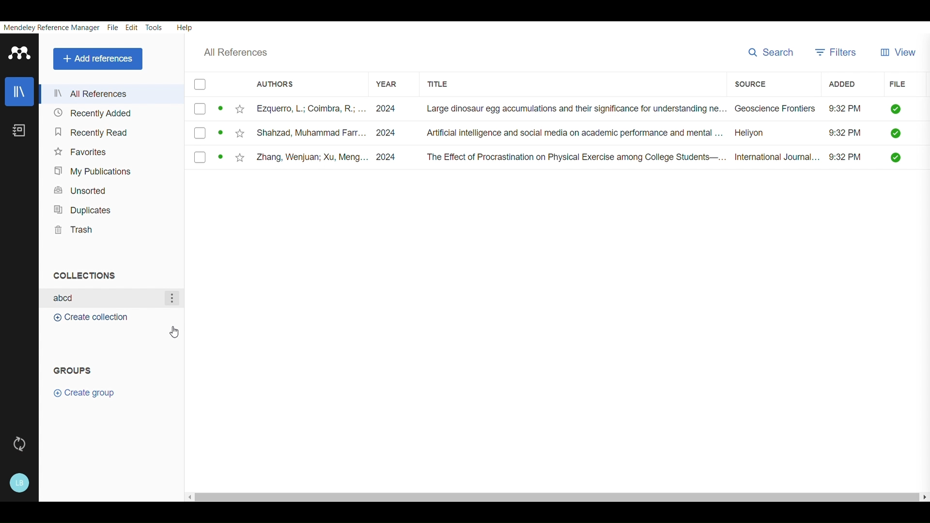 The height and width of the screenshot is (523, 930). Describe the element at coordinates (391, 156) in the screenshot. I see `2024` at that location.